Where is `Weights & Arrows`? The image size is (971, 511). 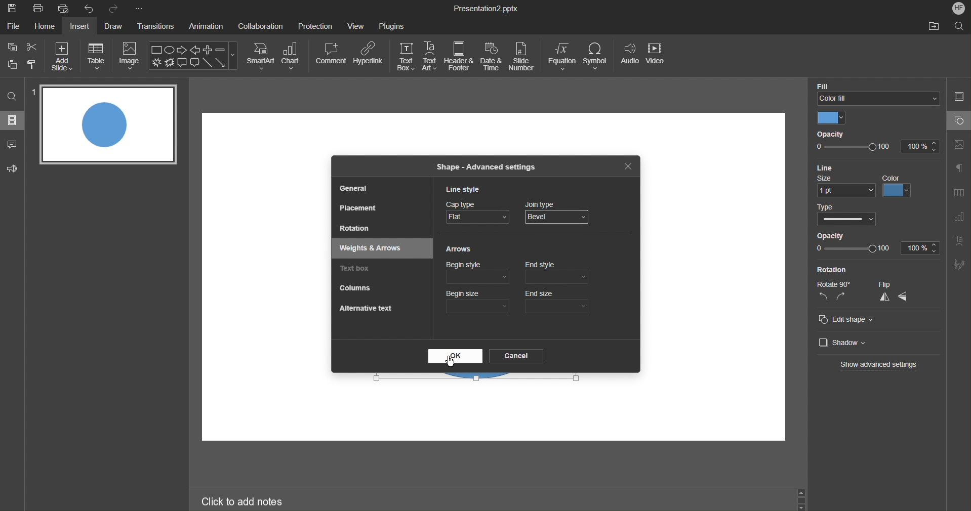 Weights & Arrows is located at coordinates (376, 249).